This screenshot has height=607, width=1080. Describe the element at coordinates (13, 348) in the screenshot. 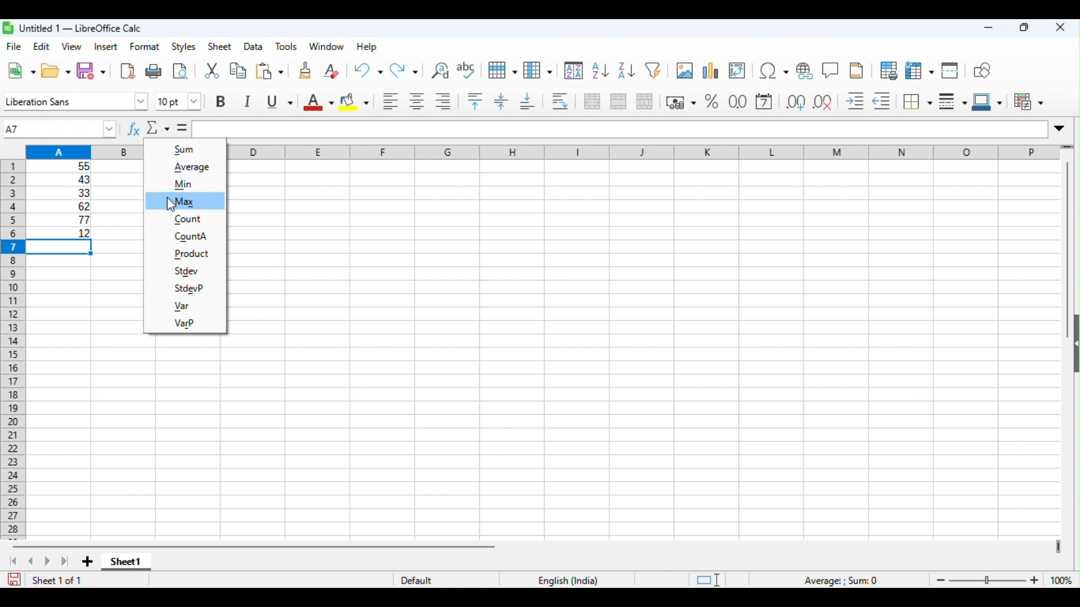

I see `row numbers` at that location.